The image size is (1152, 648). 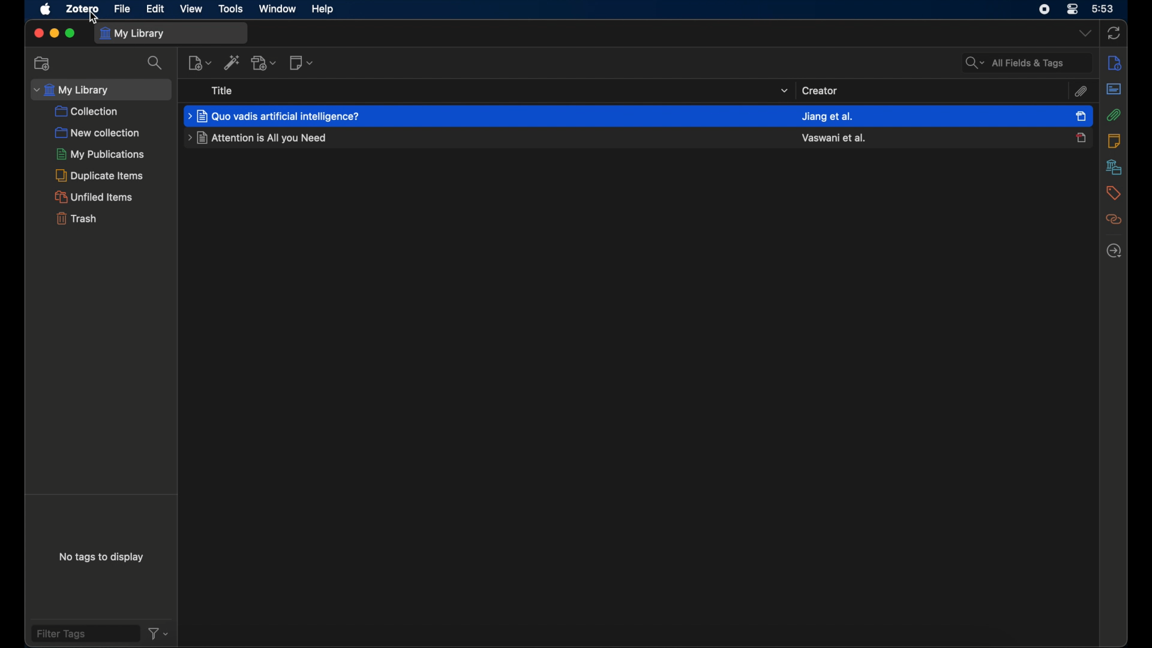 What do you see at coordinates (1114, 32) in the screenshot?
I see `sync` at bounding box center [1114, 32].